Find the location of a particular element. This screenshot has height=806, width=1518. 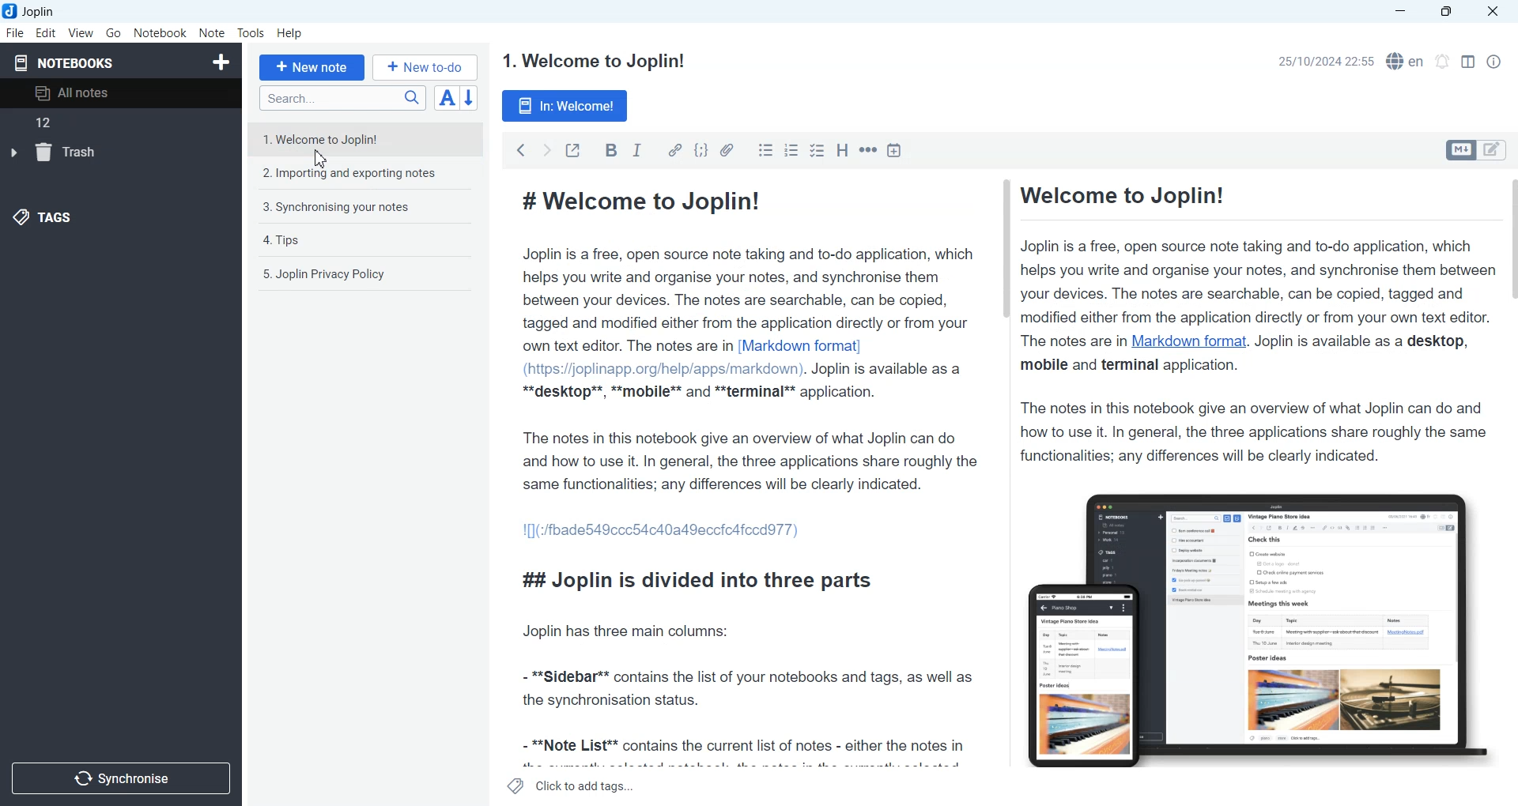

5. Joplin Privacy Policy is located at coordinates (325, 274).